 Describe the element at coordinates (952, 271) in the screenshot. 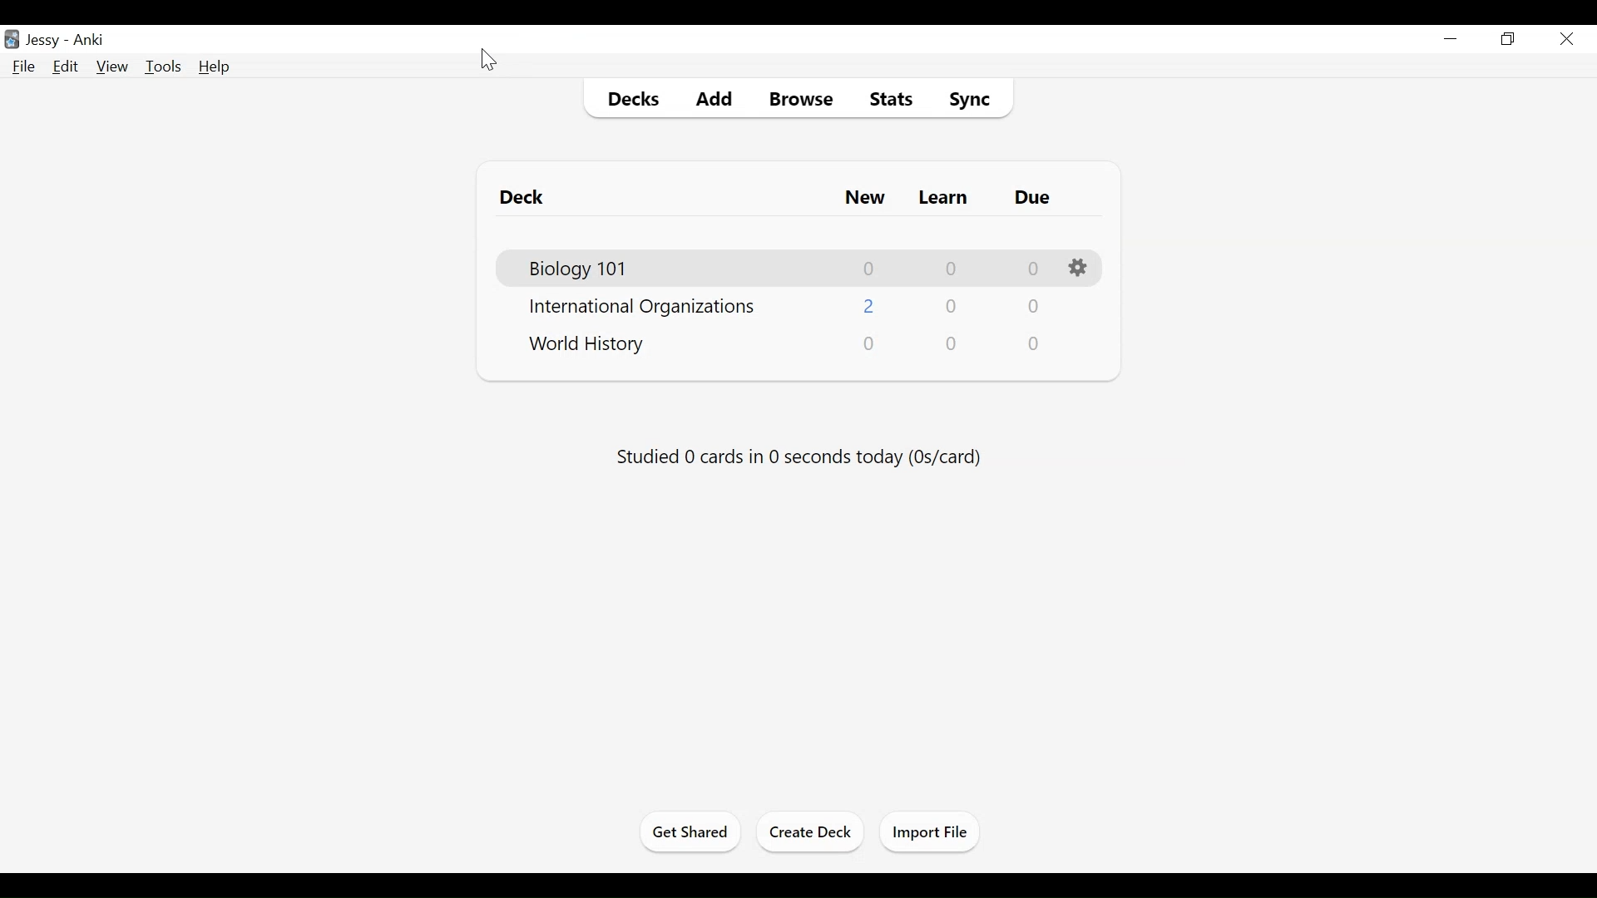

I see `Learn Card Count` at that location.